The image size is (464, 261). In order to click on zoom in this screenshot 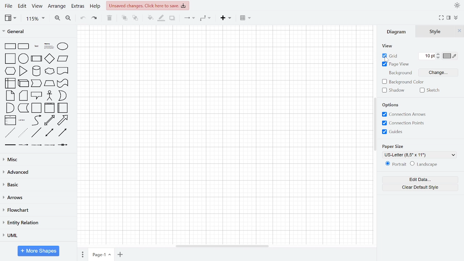, I will do `click(35, 19)`.